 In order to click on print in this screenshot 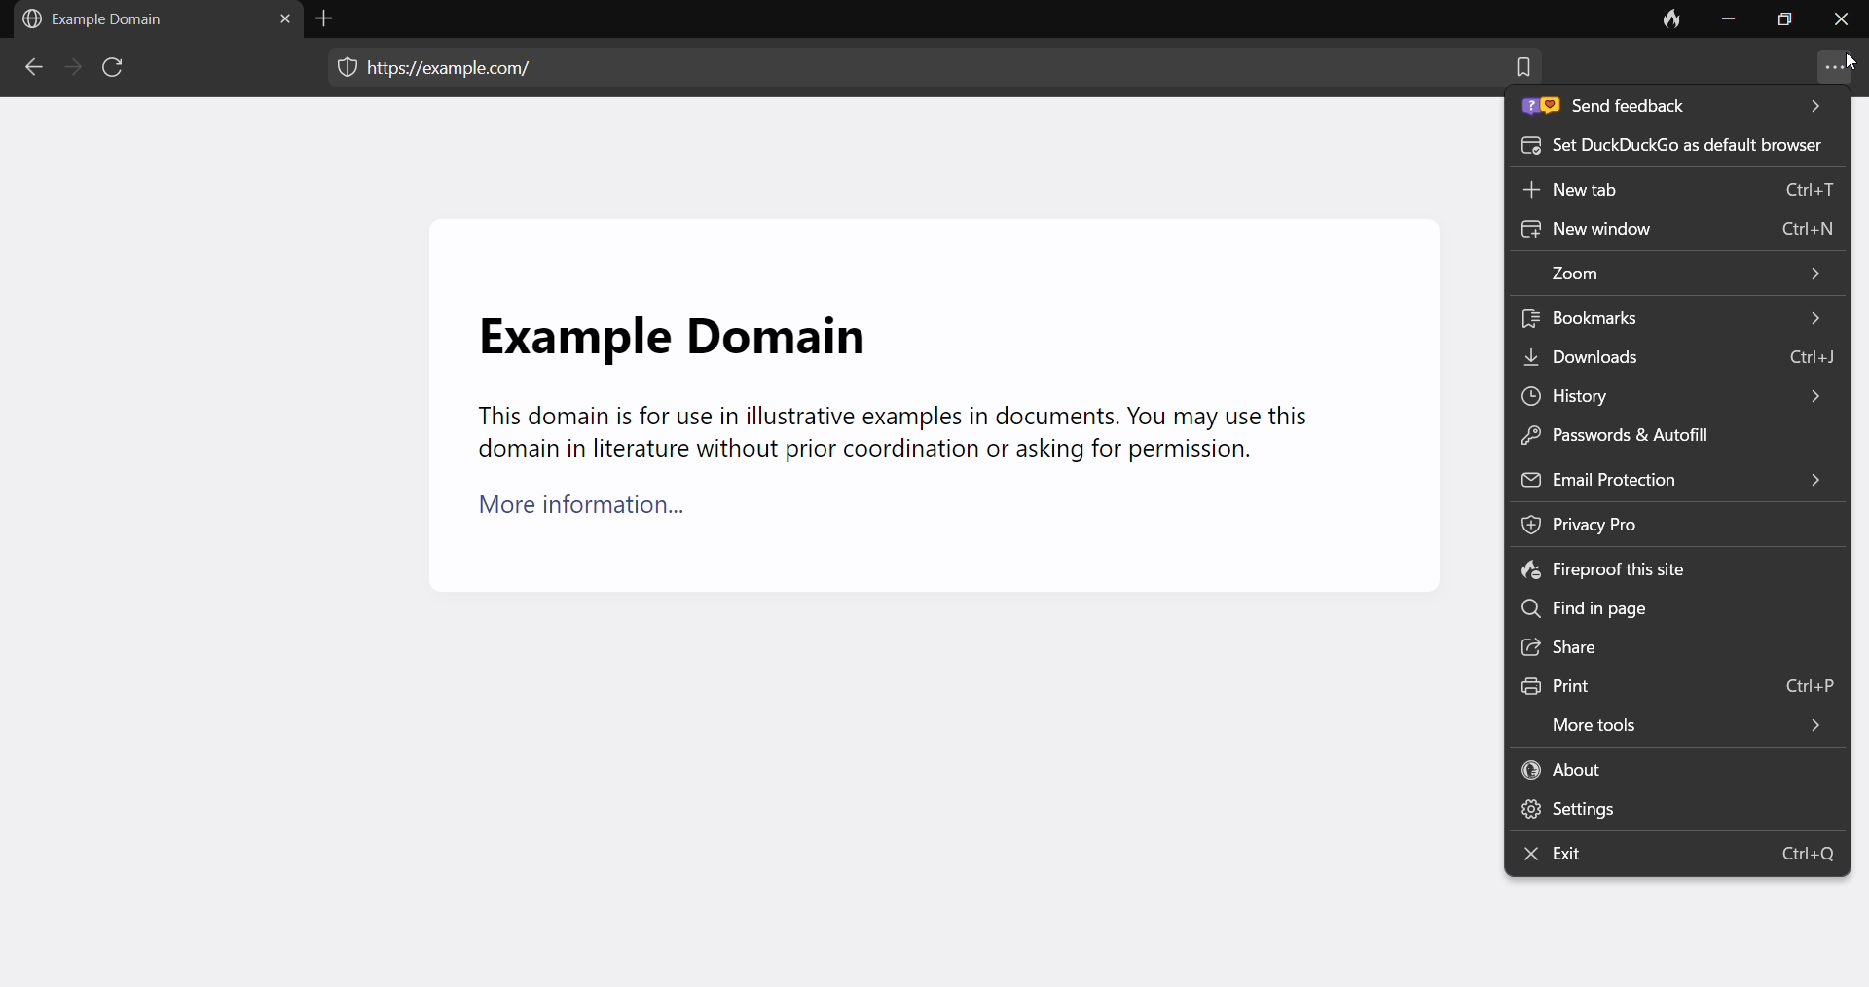, I will do `click(1674, 681)`.